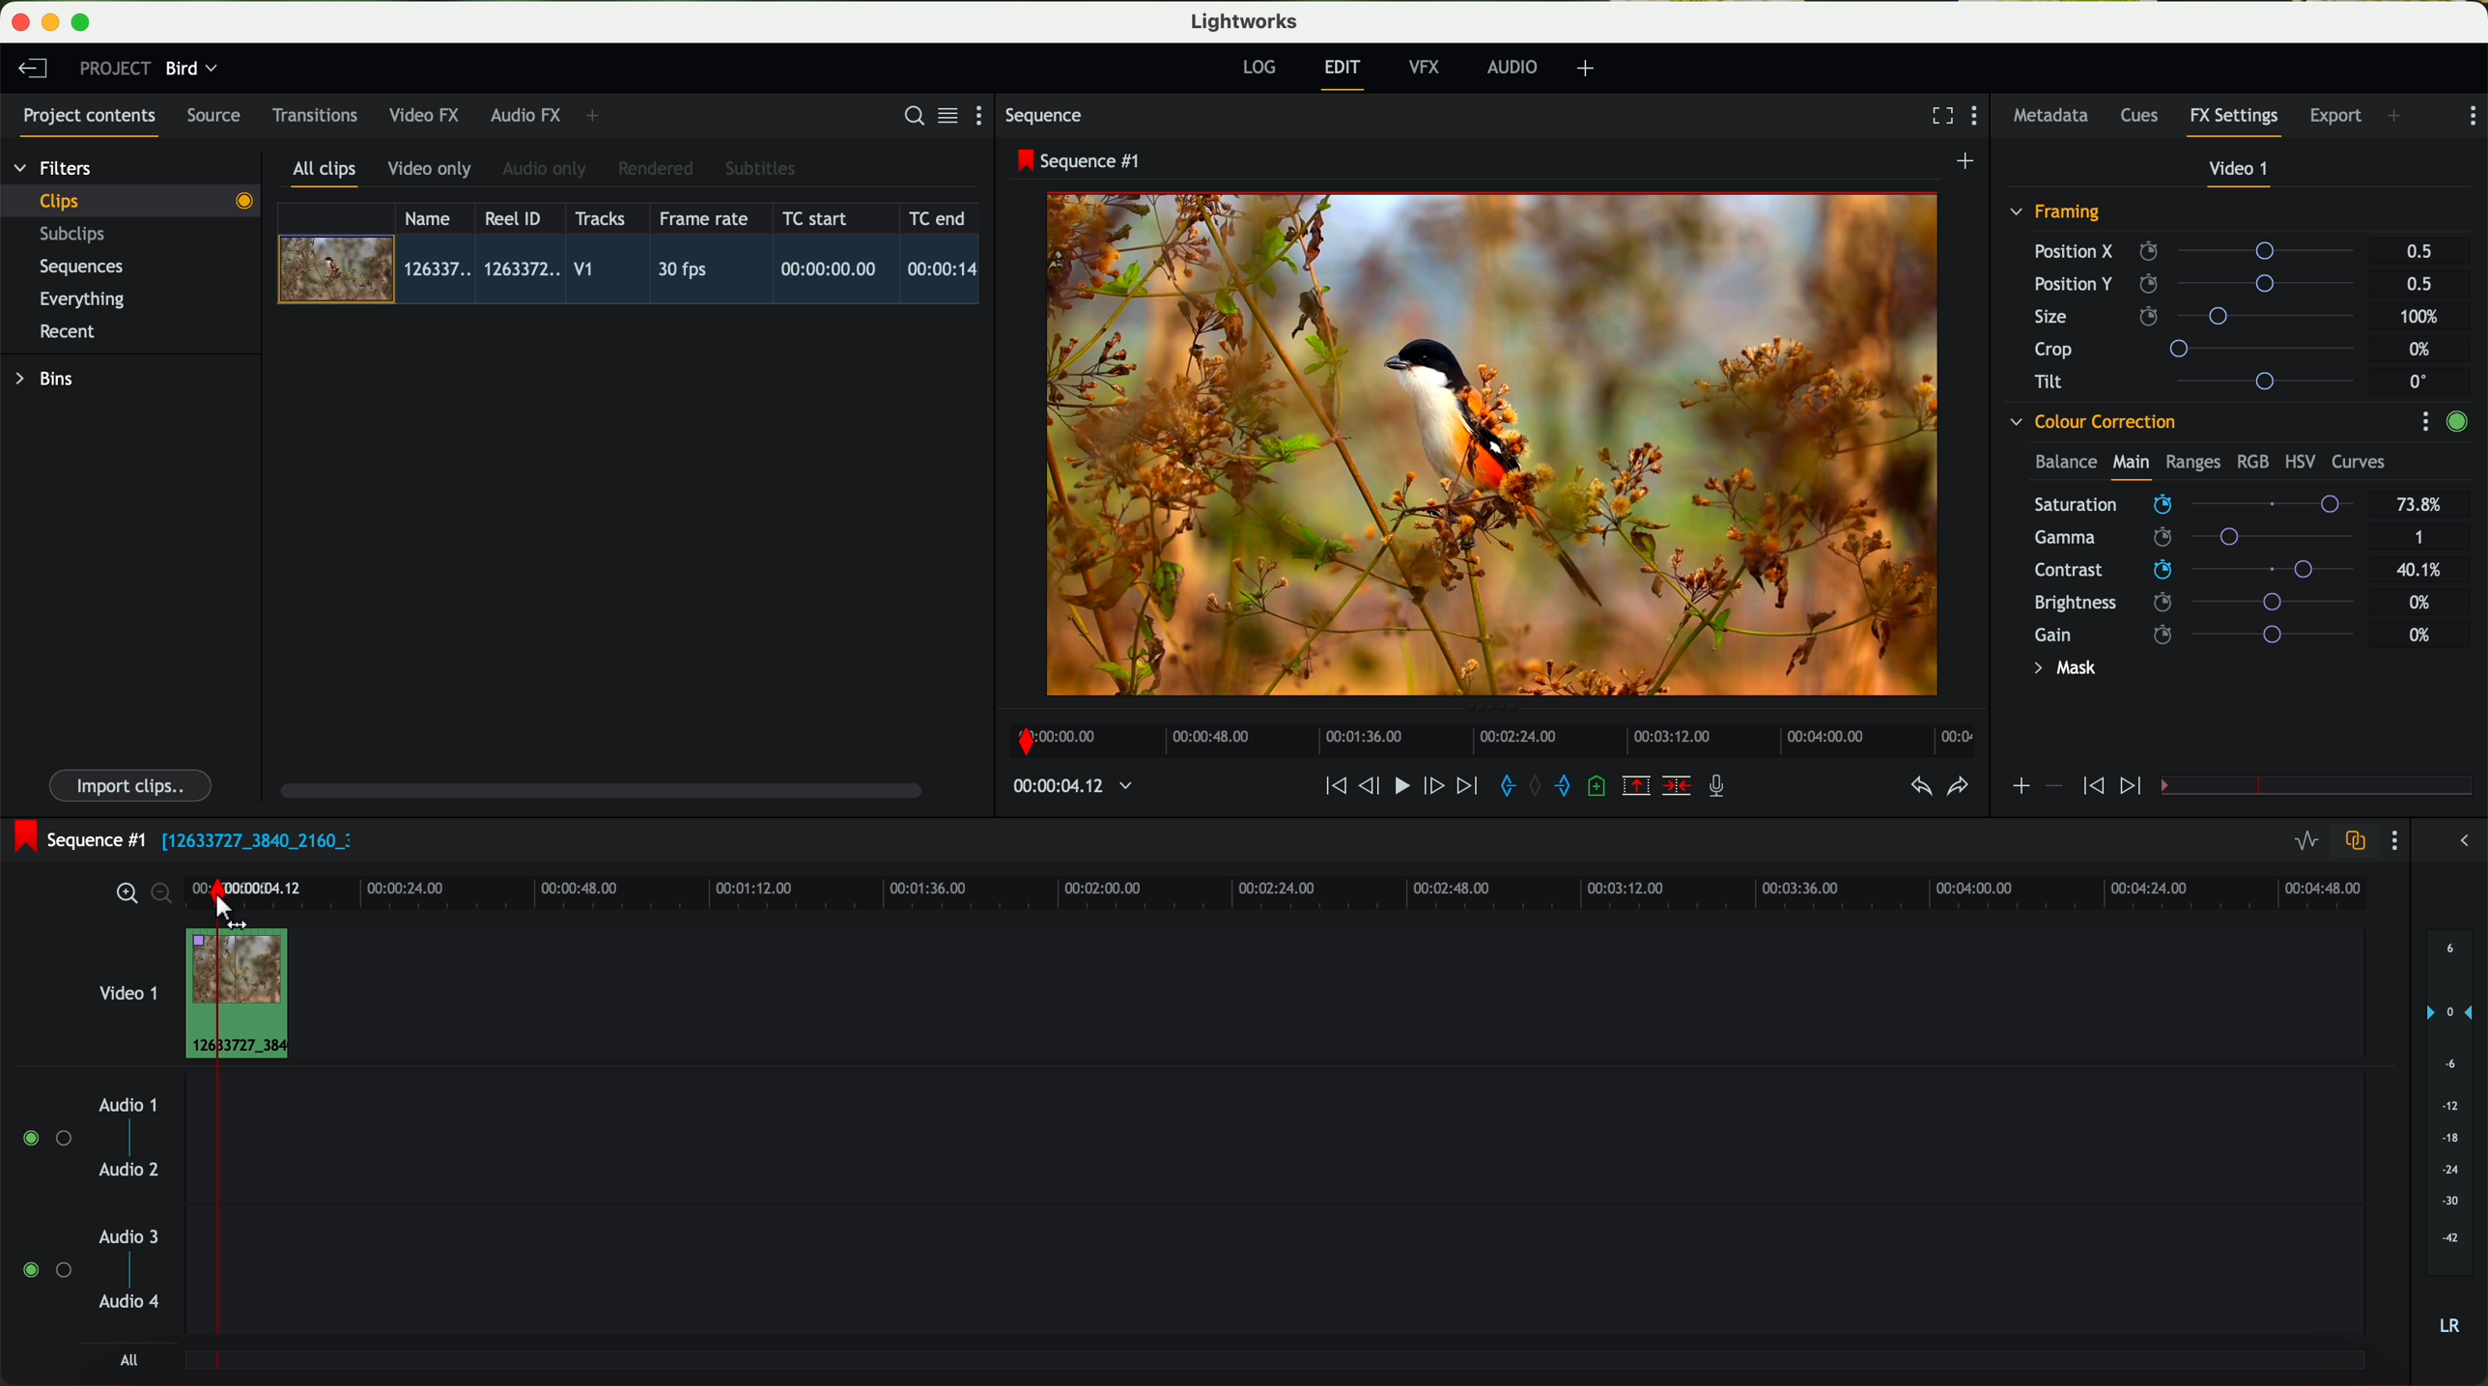 Image resolution: width=2488 pixels, height=1386 pixels. What do you see at coordinates (1958, 788) in the screenshot?
I see `redo` at bounding box center [1958, 788].